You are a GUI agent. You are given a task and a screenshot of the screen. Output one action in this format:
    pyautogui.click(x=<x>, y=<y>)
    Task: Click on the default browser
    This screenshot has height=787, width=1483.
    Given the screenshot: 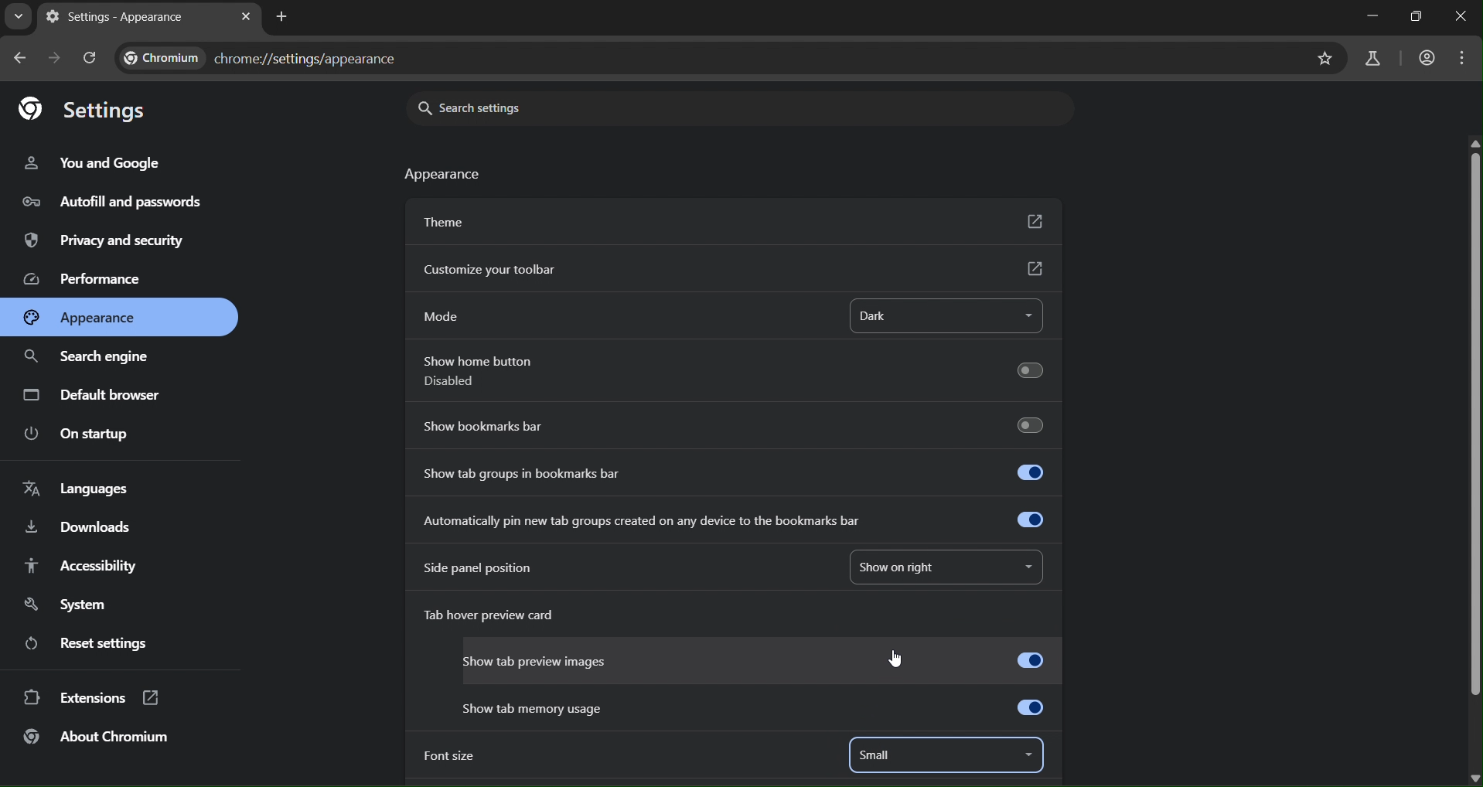 What is the action you would take?
    pyautogui.click(x=98, y=397)
    